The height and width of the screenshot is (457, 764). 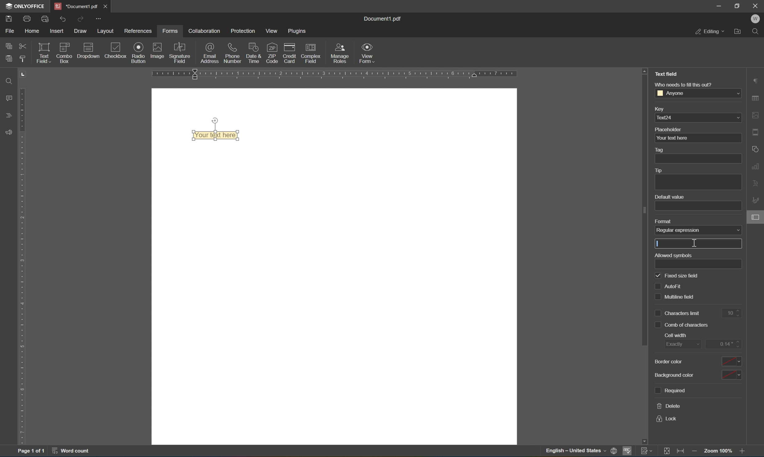 I want to click on credit card, so click(x=289, y=55).